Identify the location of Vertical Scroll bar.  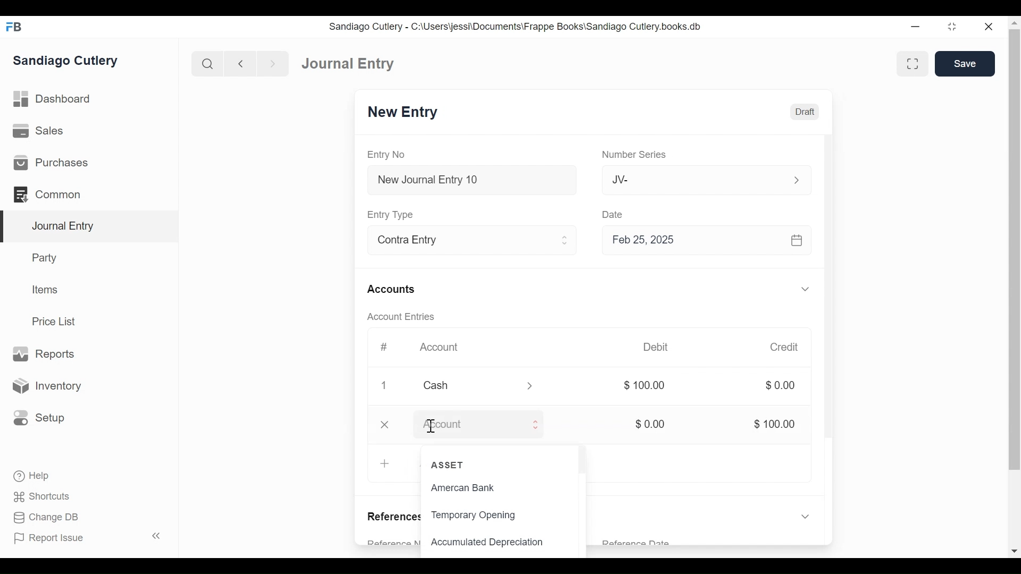
(831, 304).